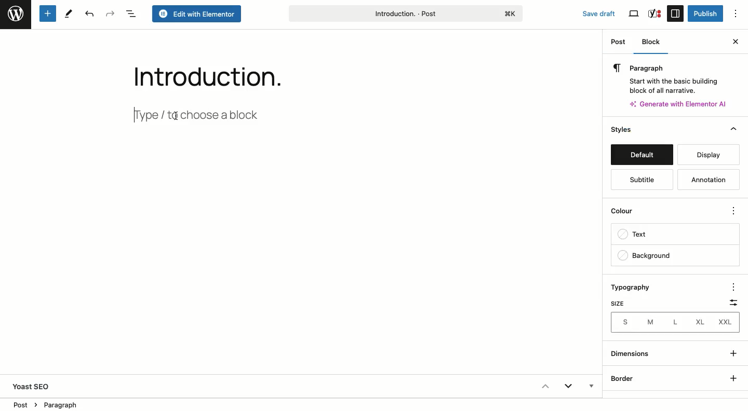 This screenshot has width=748, height=411. Describe the element at coordinates (16, 14) in the screenshot. I see `Wordpress logo` at that location.